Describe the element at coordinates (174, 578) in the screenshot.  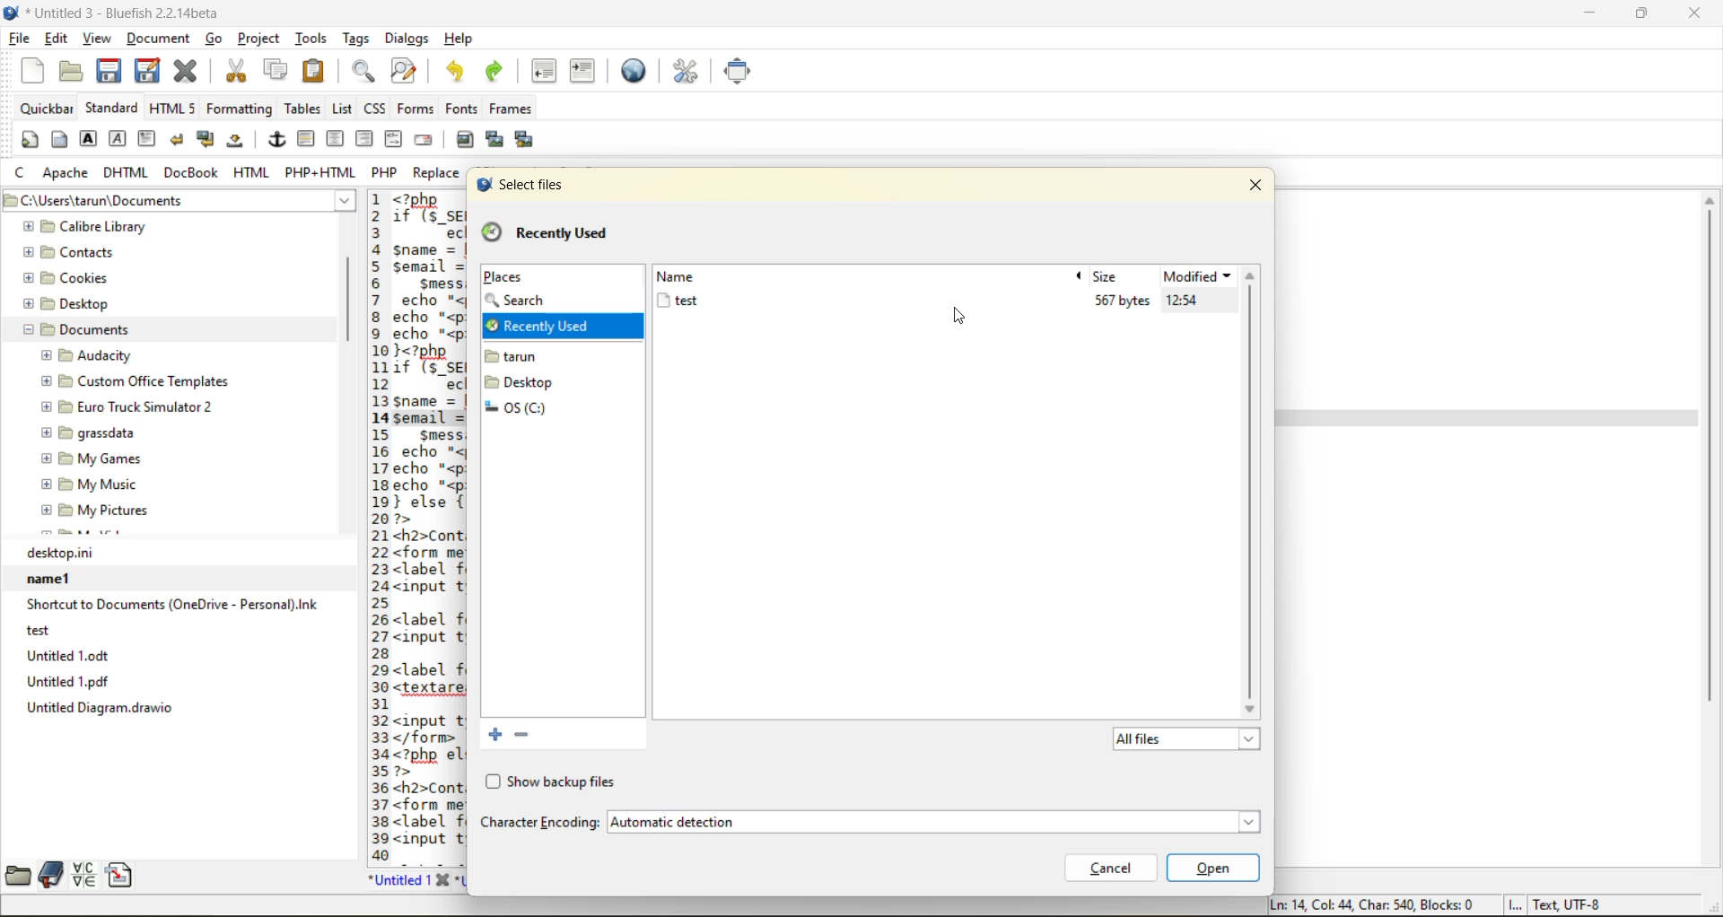
I see `name1` at that location.